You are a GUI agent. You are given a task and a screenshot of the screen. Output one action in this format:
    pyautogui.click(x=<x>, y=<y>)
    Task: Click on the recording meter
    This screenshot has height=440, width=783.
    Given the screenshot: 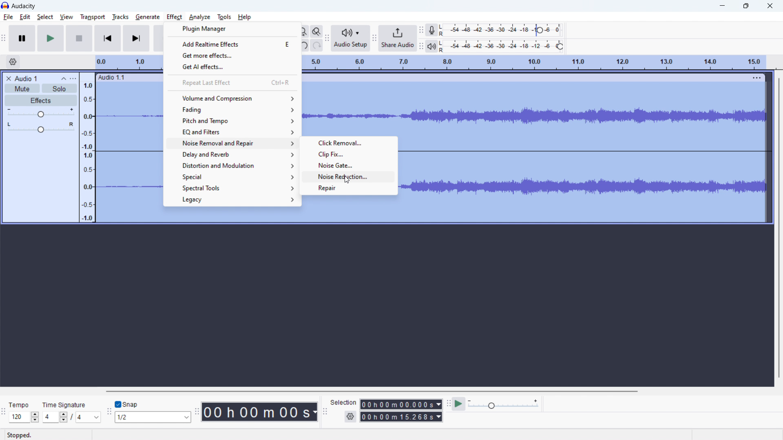 What is the action you would take?
    pyautogui.click(x=431, y=31)
    